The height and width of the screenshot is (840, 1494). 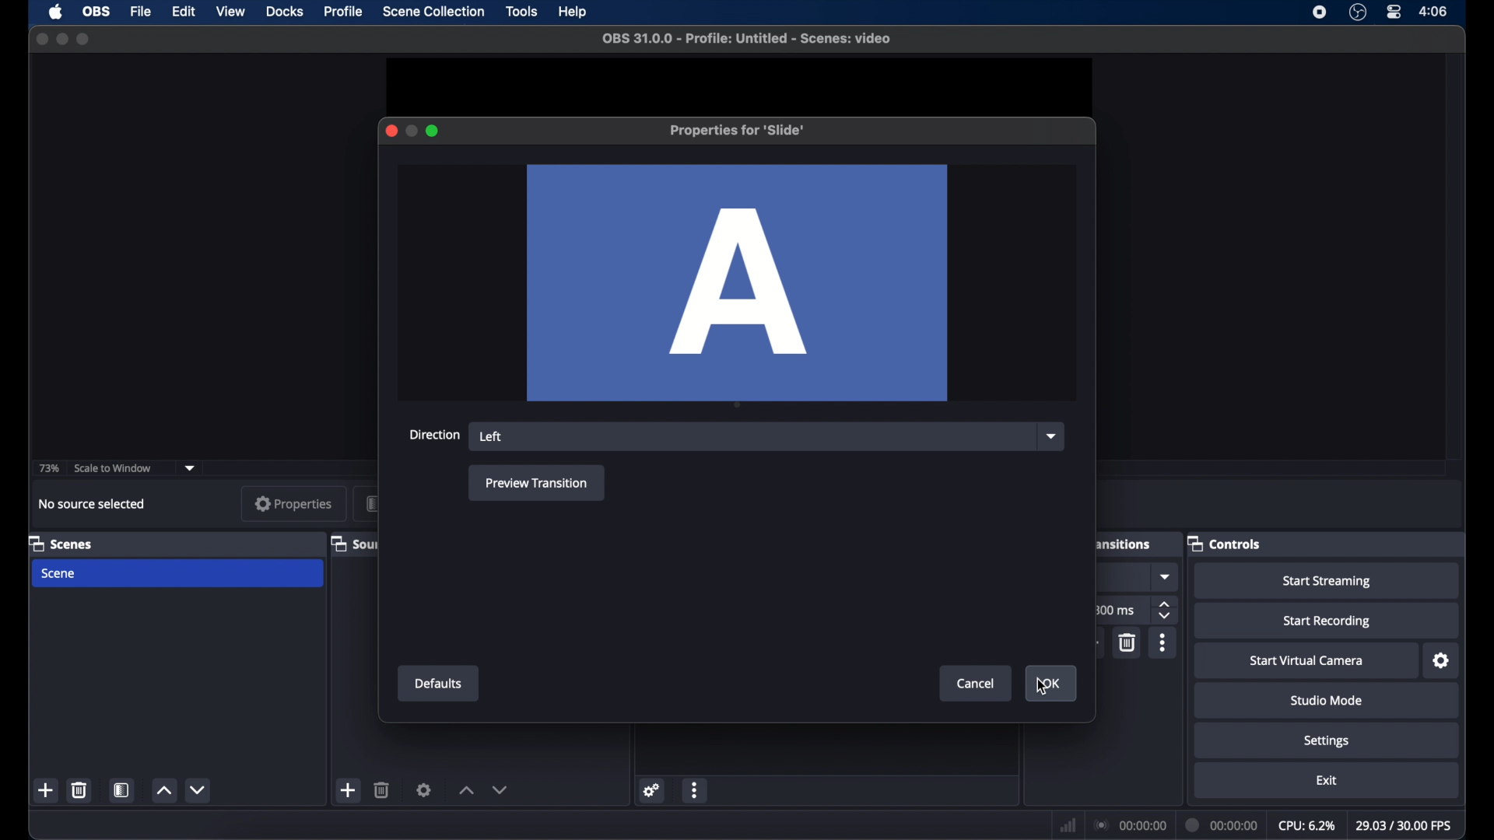 What do you see at coordinates (411, 131) in the screenshot?
I see `minimize` at bounding box center [411, 131].